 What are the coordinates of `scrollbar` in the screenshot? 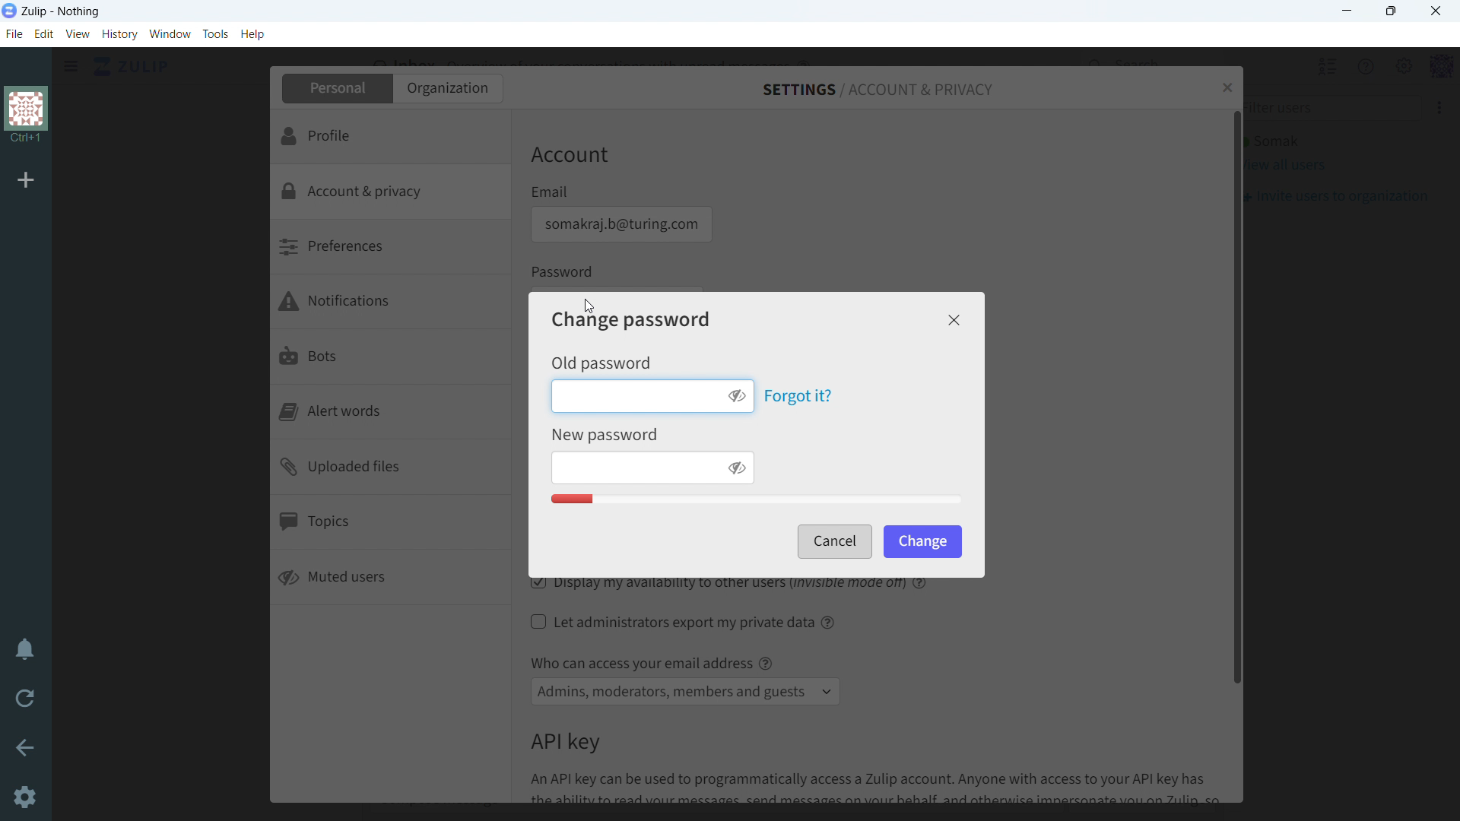 It's located at (1239, 395).